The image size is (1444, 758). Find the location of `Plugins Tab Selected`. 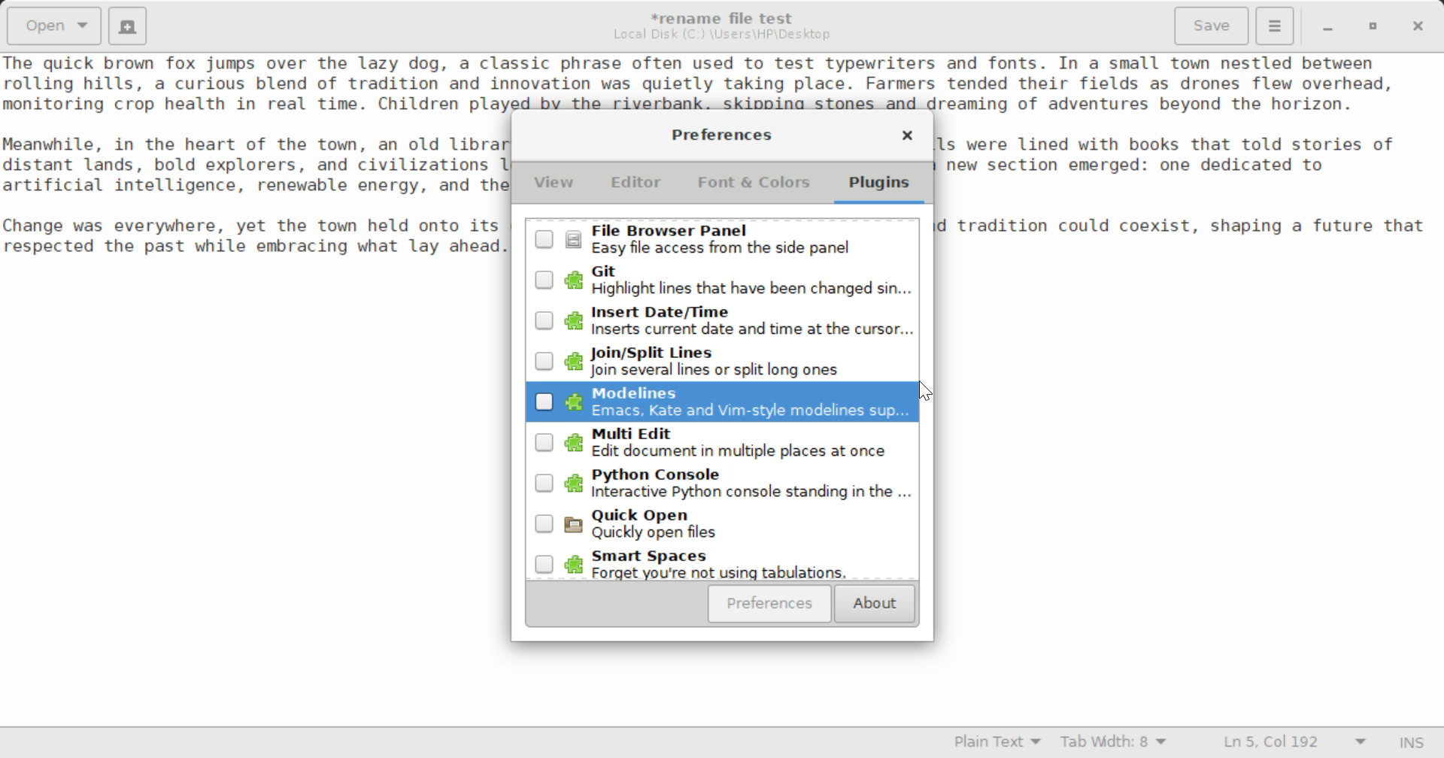

Plugins Tab Selected is located at coordinates (883, 188).